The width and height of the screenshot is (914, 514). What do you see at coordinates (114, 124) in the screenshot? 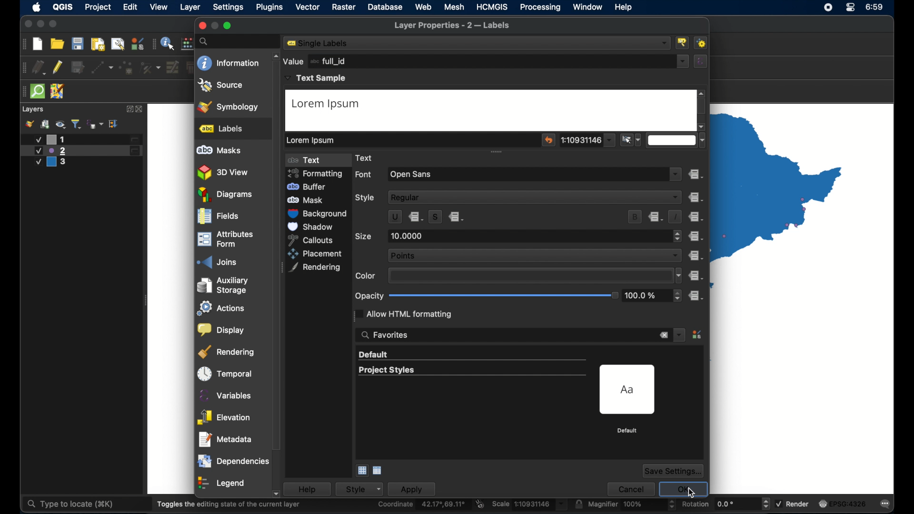
I see `expand` at bounding box center [114, 124].